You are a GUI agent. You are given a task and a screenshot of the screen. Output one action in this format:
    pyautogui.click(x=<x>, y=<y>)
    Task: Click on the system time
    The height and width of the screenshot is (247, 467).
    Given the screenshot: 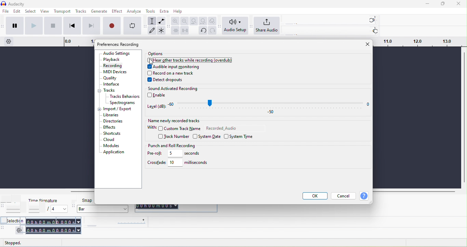 What is the action you would take?
    pyautogui.click(x=240, y=136)
    